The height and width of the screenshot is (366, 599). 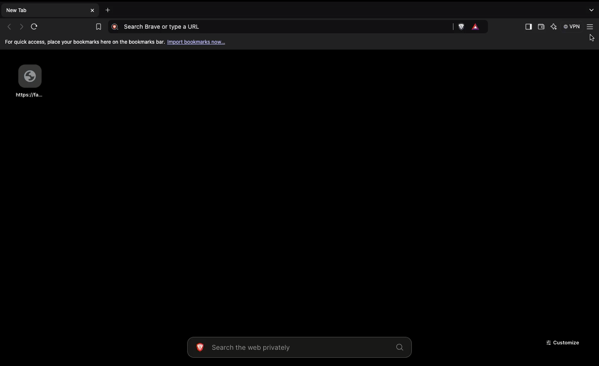 I want to click on Customize, so click(x=562, y=344).